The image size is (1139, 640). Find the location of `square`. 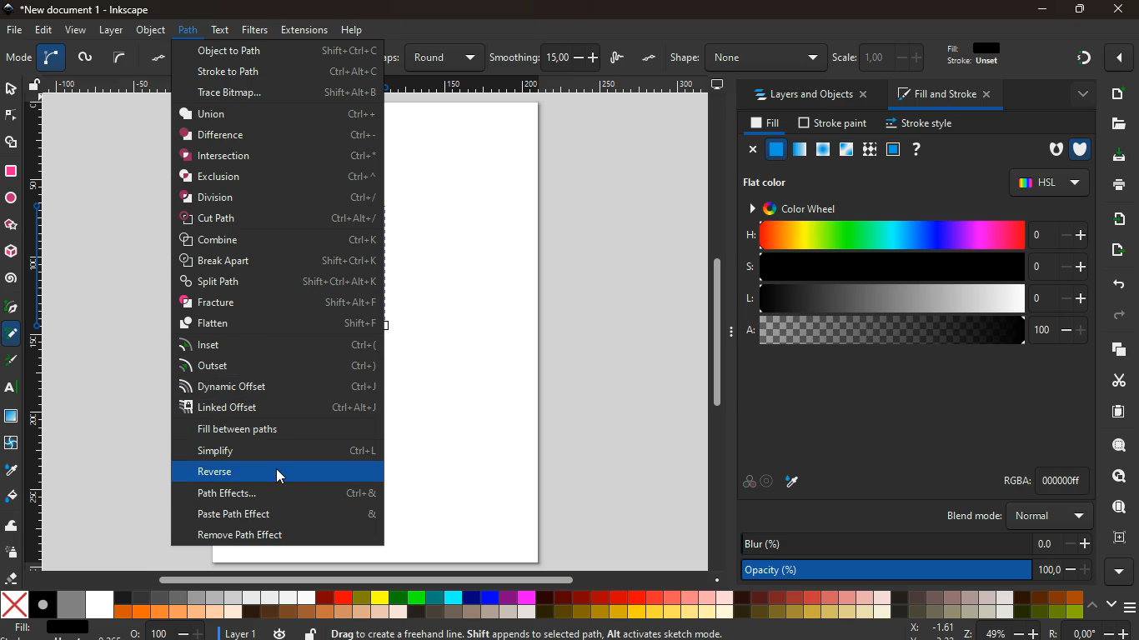

square is located at coordinates (11, 172).